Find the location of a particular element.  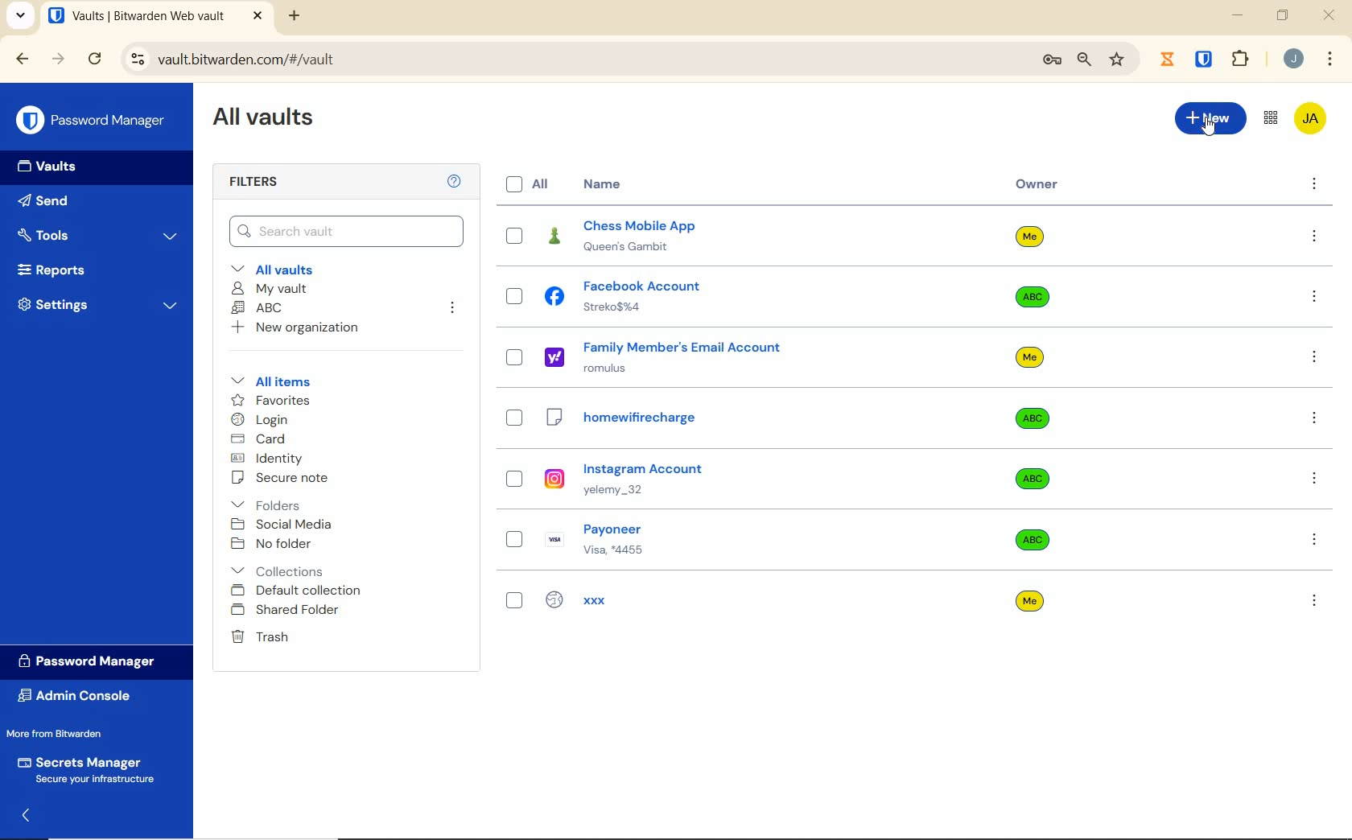

Reports is located at coordinates (92, 271).